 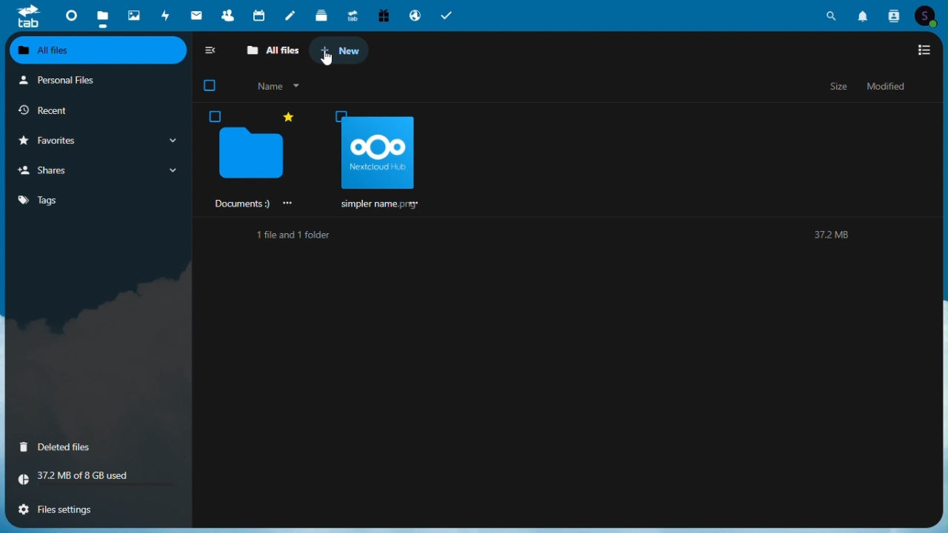 I want to click on All files, so click(x=95, y=50).